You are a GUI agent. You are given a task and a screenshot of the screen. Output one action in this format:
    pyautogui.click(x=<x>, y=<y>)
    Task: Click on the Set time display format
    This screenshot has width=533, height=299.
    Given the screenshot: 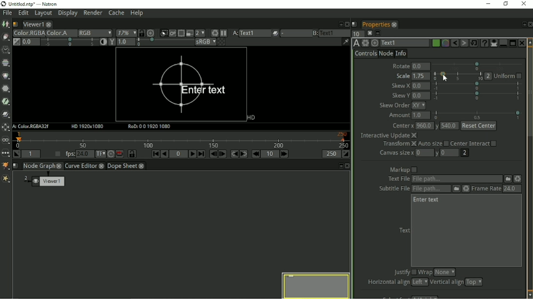 What is the action you would take?
    pyautogui.click(x=100, y=154)
    